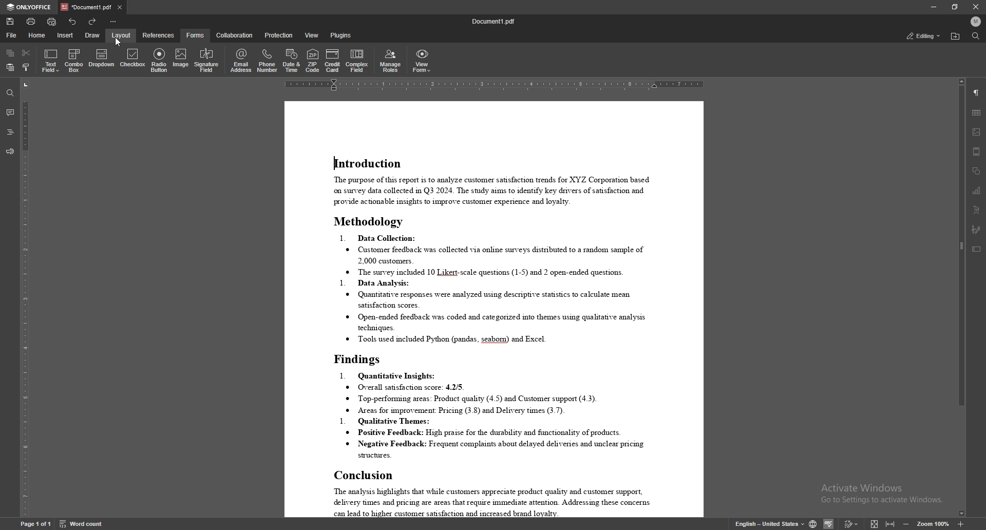 The width and height of the screenshot is (986, 530). I want to click on references, so click(158, 34).